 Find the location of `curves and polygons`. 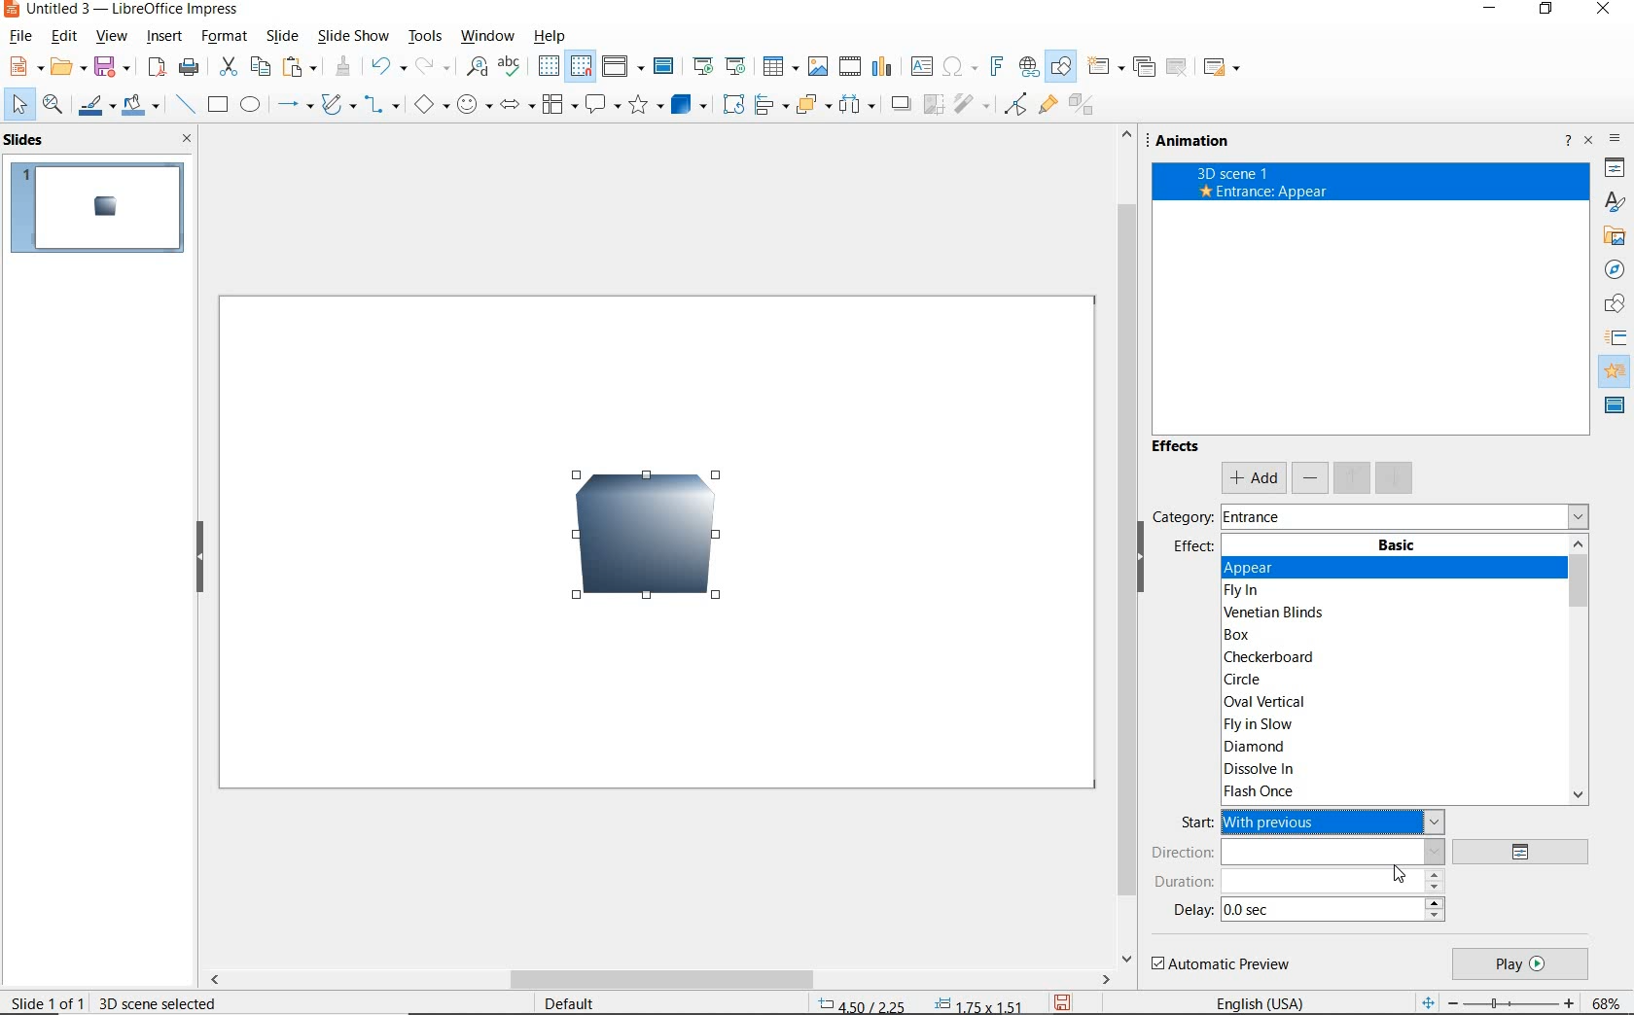

curves and polygons is located at coordinates (337, 107).